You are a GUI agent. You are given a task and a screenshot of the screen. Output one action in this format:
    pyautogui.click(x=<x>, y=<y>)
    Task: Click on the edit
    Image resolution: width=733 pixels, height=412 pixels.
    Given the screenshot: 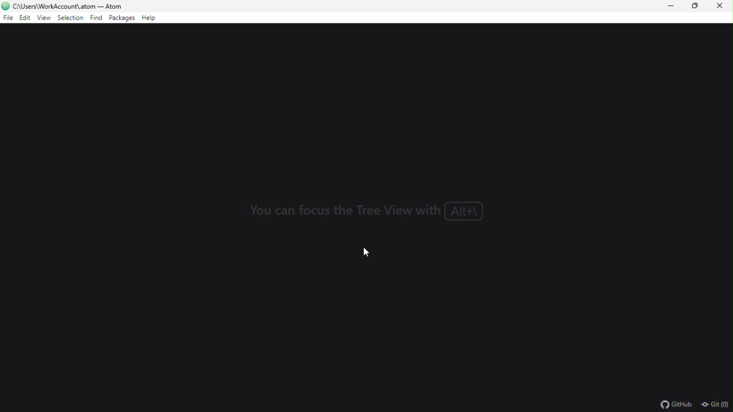 What is the action you would take?
    pyautogui.click(x=25, y=18)
    